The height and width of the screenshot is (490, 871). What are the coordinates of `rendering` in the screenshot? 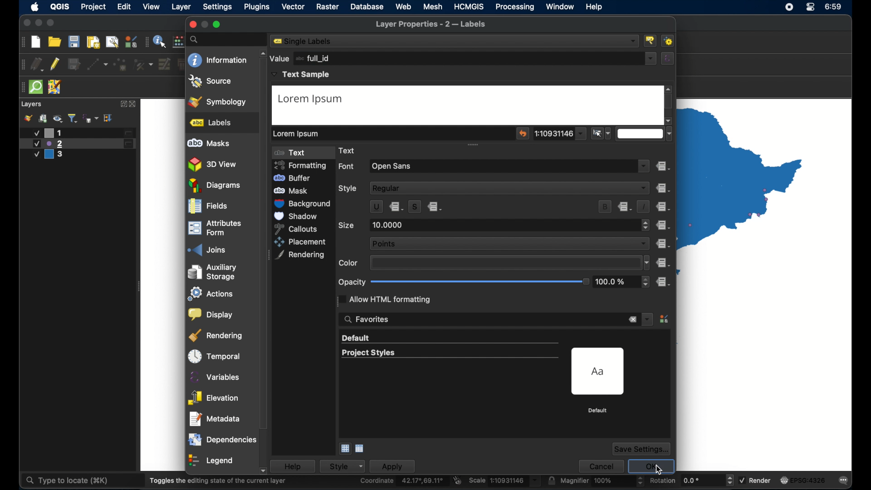 It's located at (216, 333).